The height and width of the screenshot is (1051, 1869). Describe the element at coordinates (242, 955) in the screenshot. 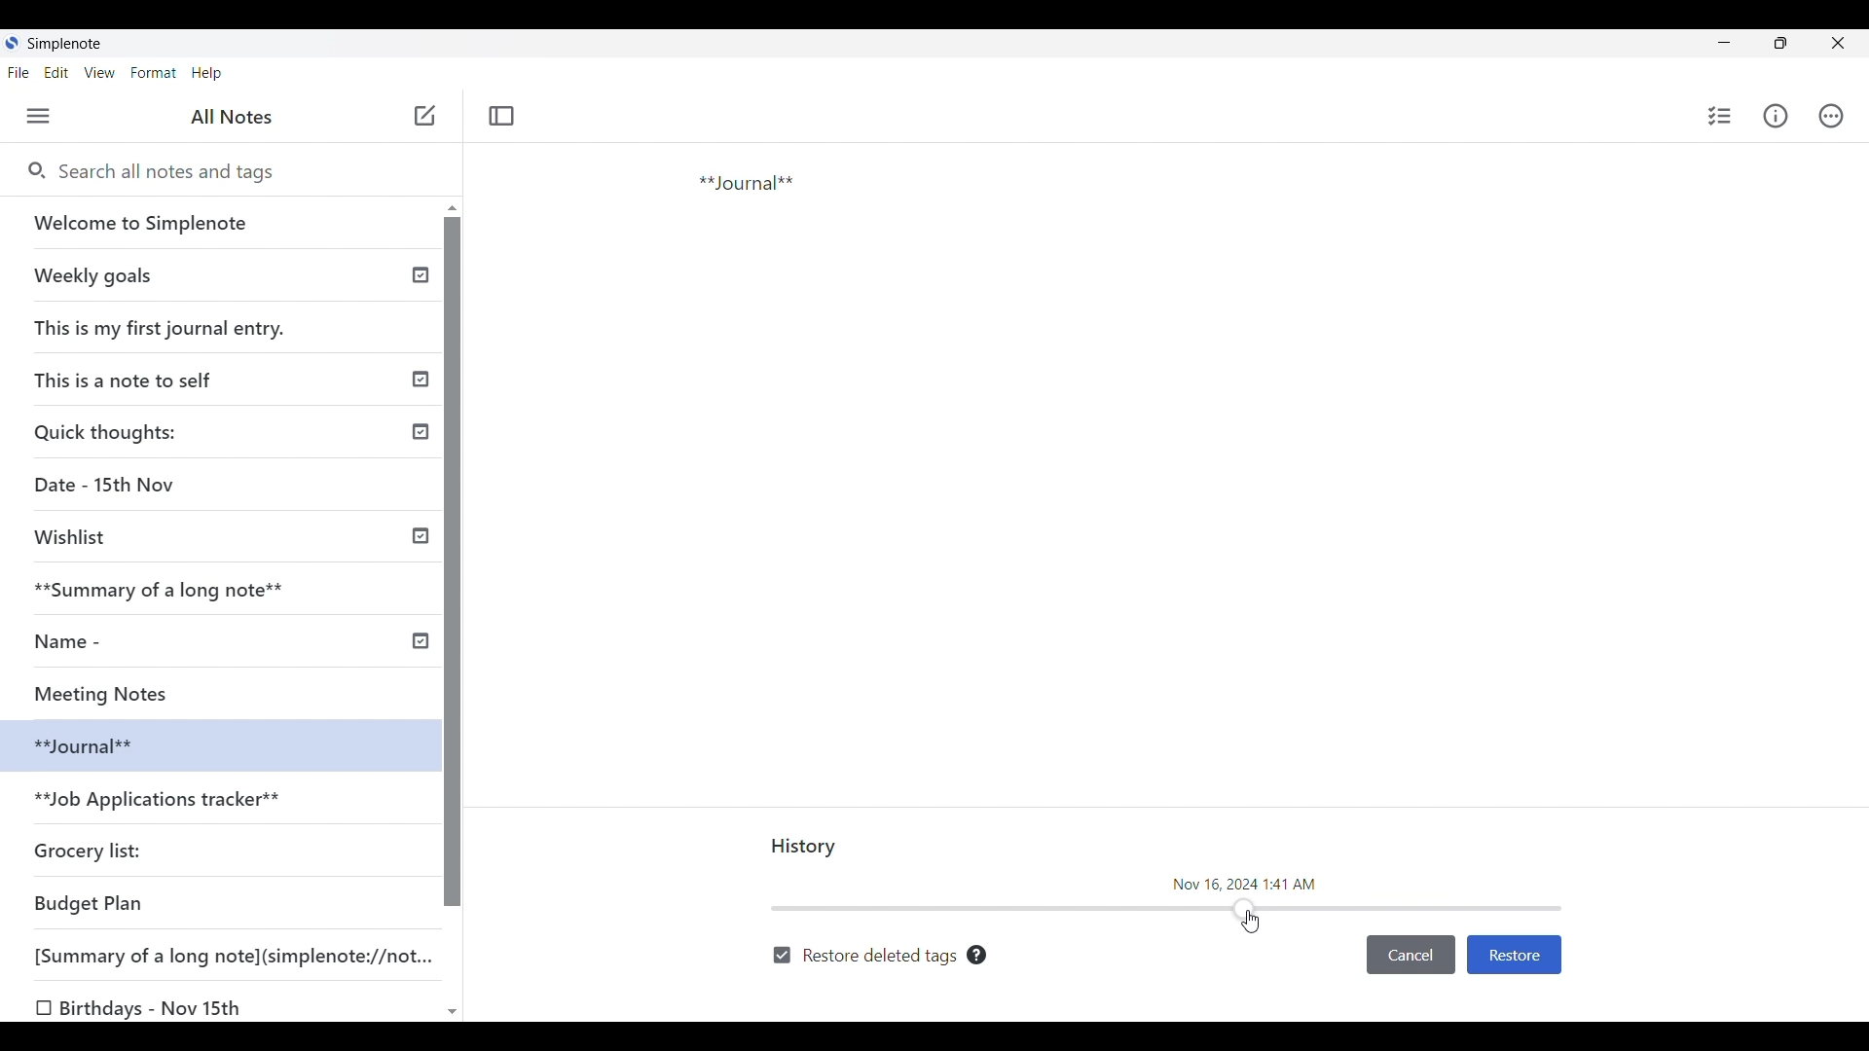

I see `[Summary of a long note](simplenote://not...` at that location.